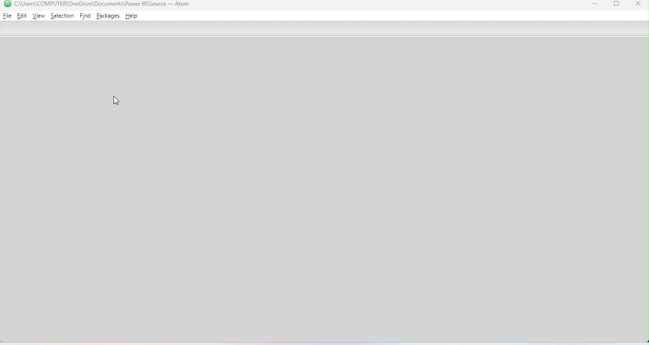 This screenshot has width=649, height=345. I want to click on Selection, so click(62, 16).